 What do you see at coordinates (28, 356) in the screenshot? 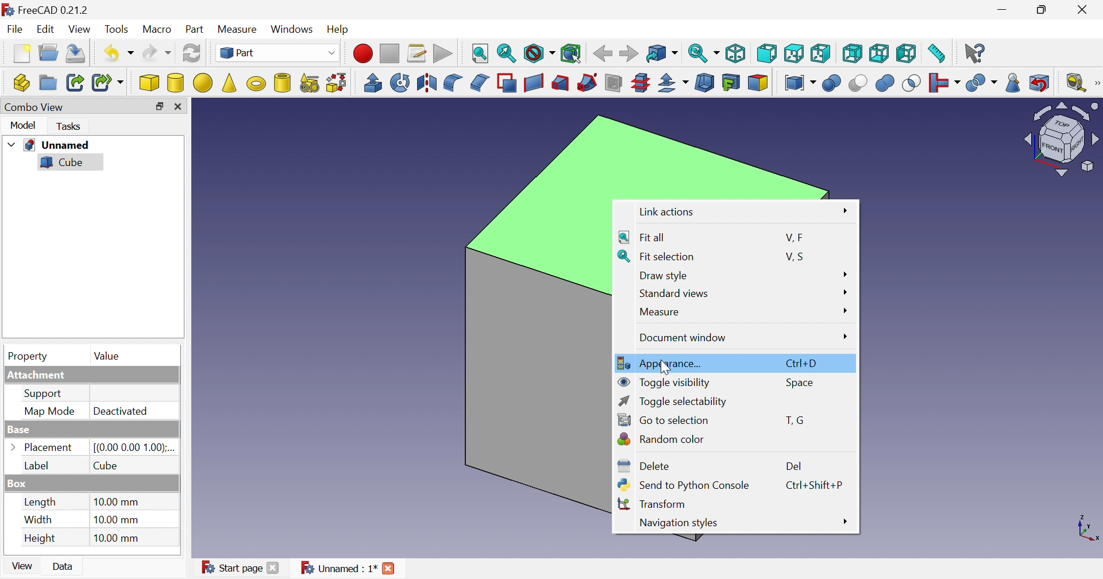
I see `Property` at bounding box center [28, 356].